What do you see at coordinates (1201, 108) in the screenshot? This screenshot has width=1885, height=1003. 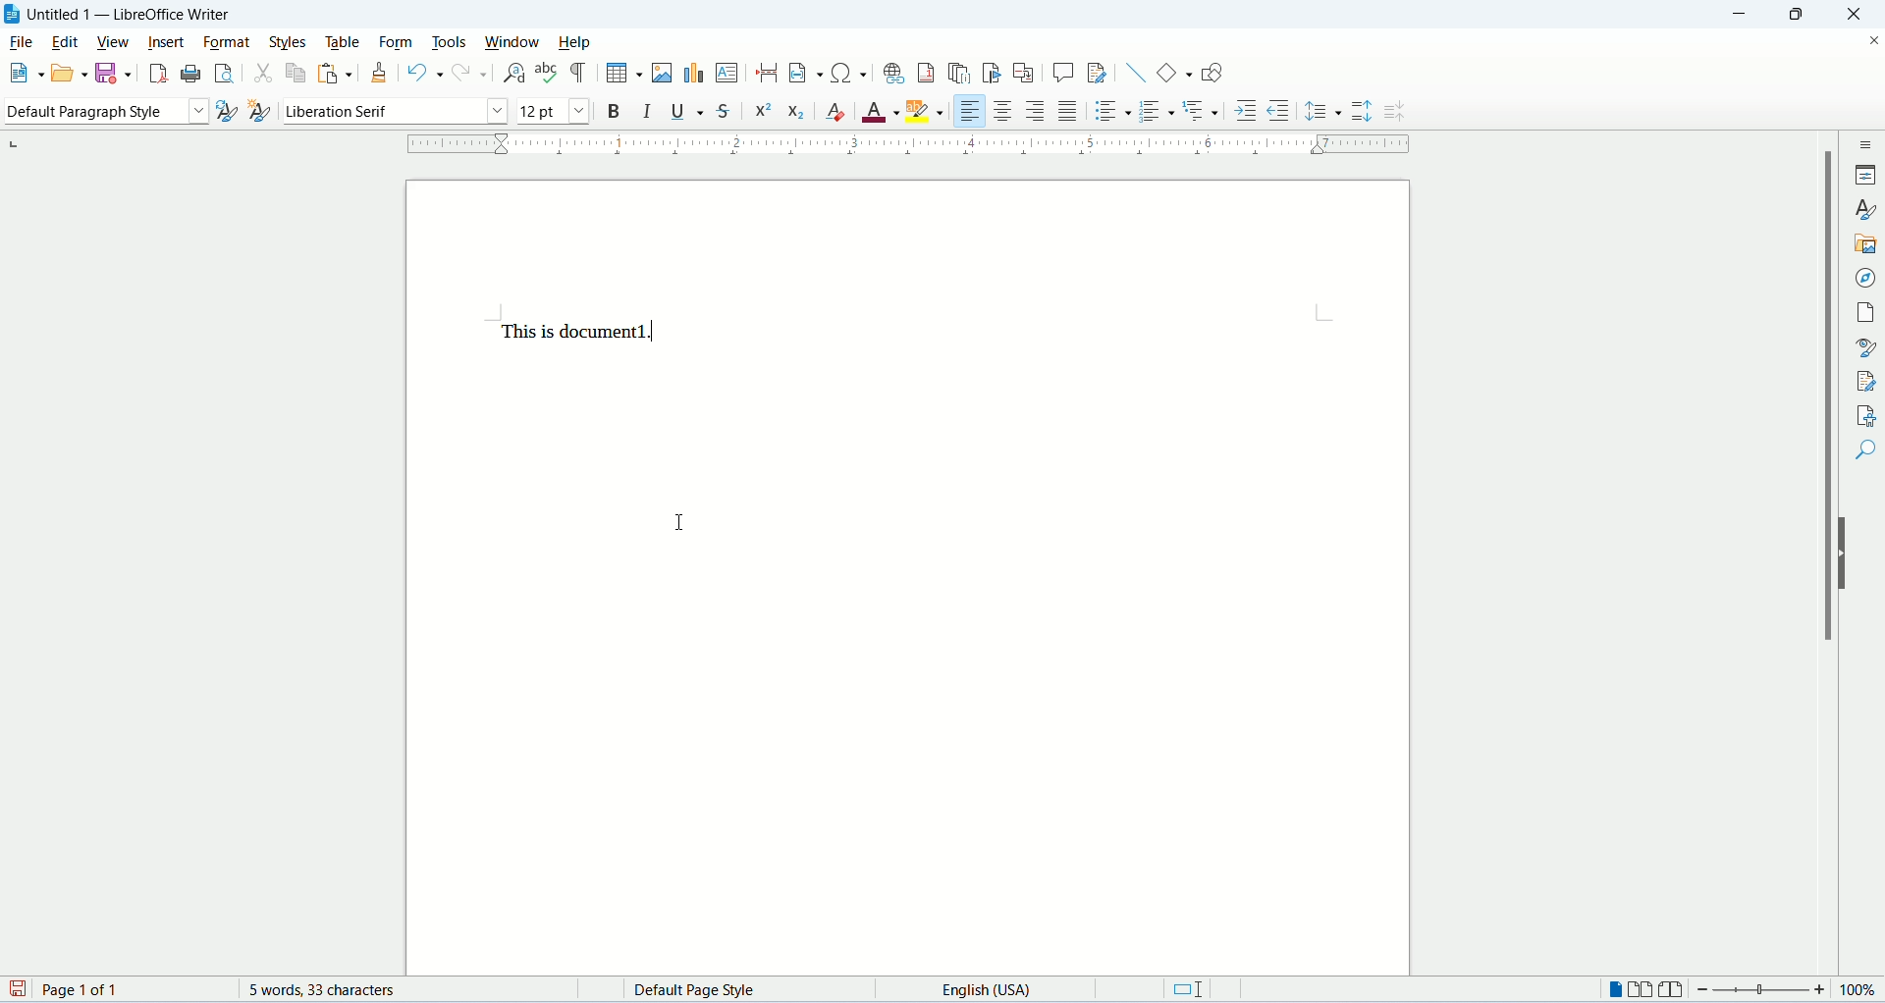 I see `format outline` at bounding box center [1201, 108].